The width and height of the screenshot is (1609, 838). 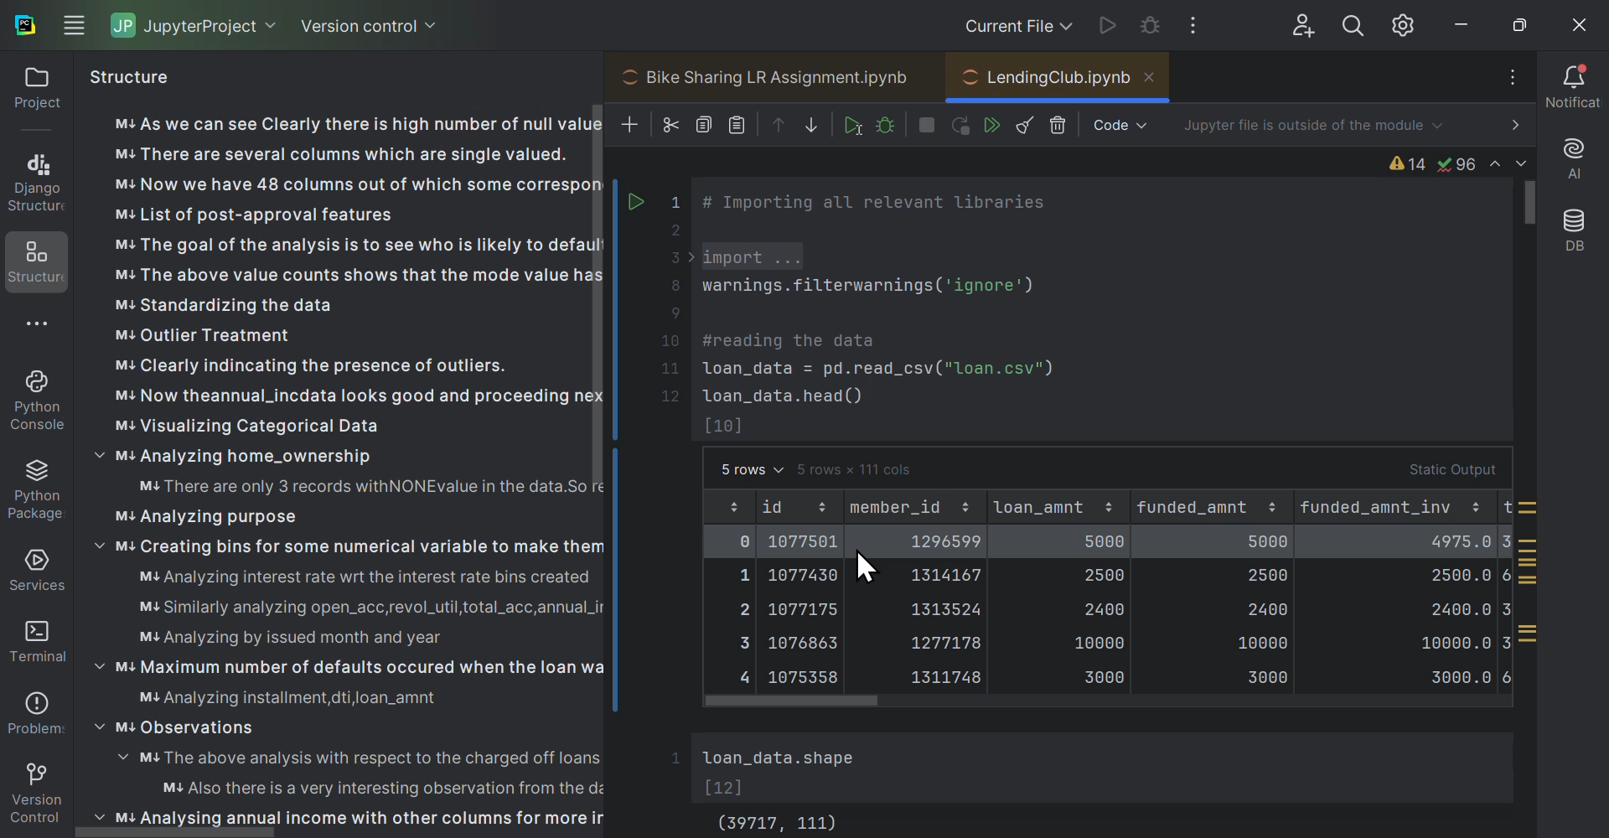 What do you see at coordinates (1089, 310) in the screenshot?
I see `Workspace` at bounding box center [1089, 310].